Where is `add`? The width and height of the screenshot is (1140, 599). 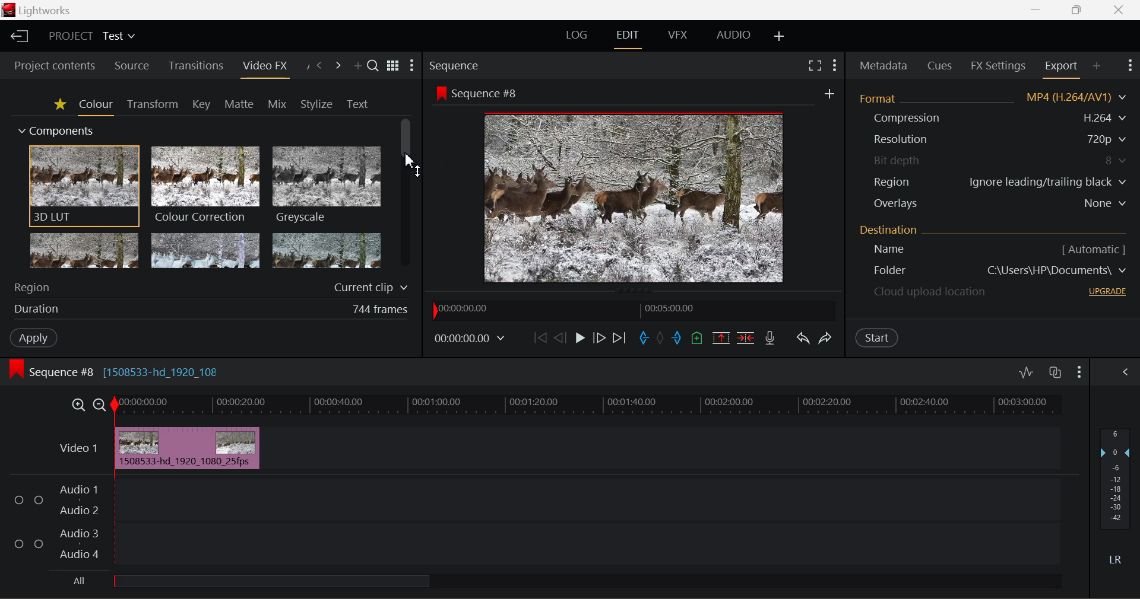
add is located at coordinates (829, 93).